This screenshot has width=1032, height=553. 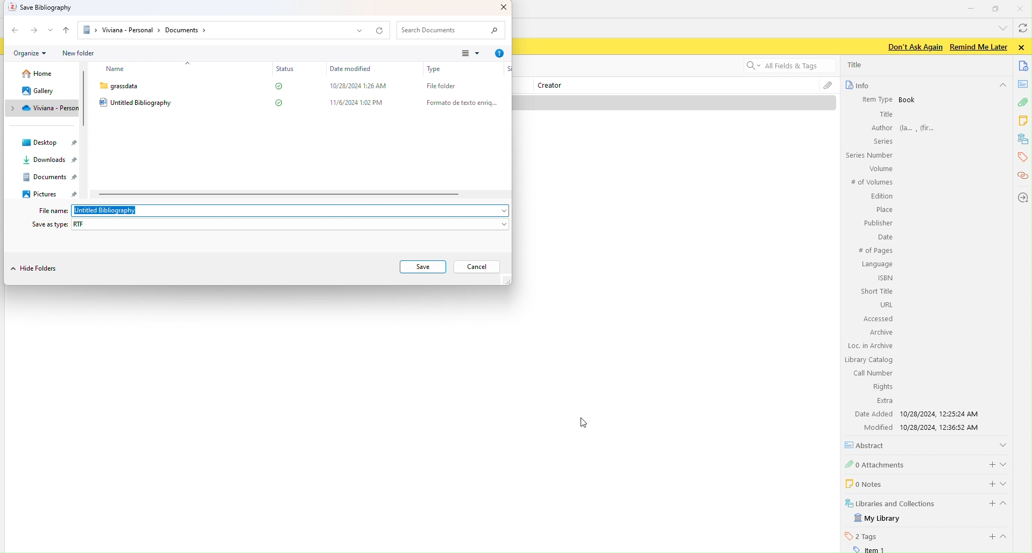 What do you see at coordinates (1021, 157) in the screenshot?
I see `tags` at bounding box center [1021, 157].